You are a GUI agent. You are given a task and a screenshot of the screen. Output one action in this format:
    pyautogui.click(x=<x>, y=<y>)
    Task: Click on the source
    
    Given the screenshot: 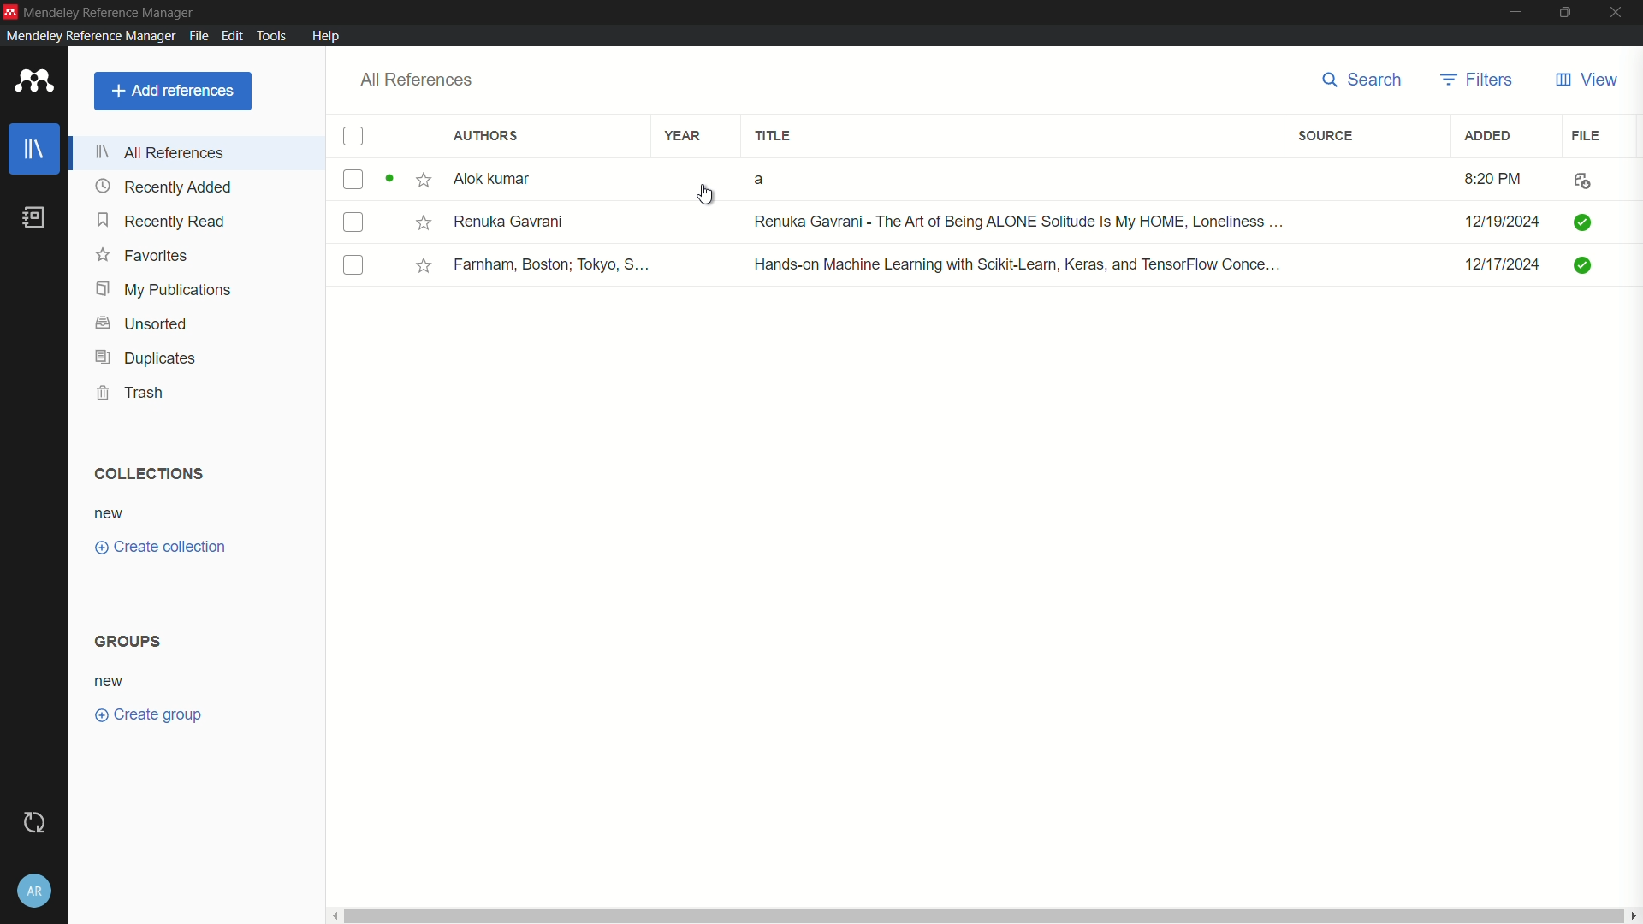 What is the action you would take?
    pyautogui.click(x=1327, y=136)
    